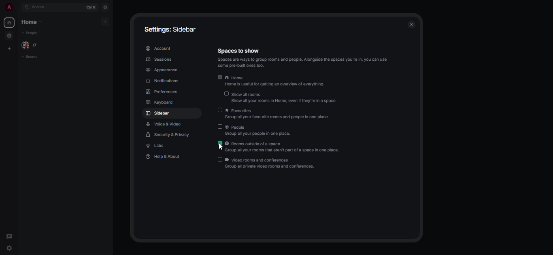  Describe the element at coordinates (219, 160) in the screenshot. I see `disabled` at that location.